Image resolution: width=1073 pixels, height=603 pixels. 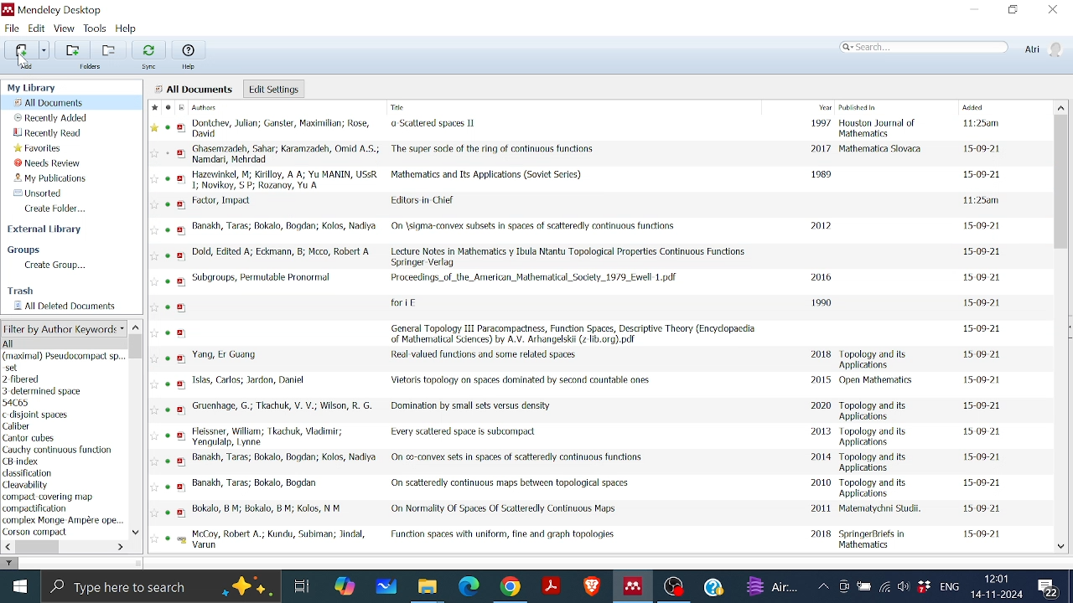 I want to click on pdf, so click(x=181, y=358).